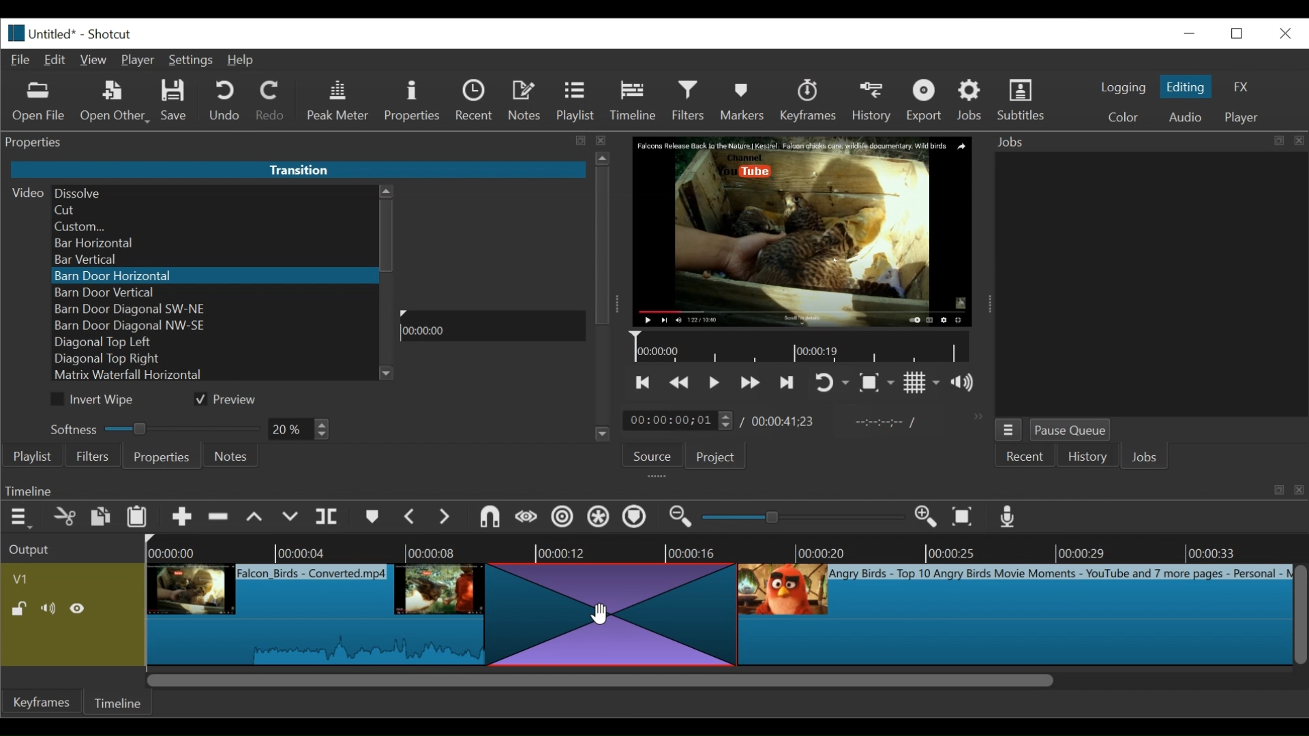 The image size is (1309, 736). Describe the element at coordinates (562, 517) in the screenshot. I see `Ripple` at that location.